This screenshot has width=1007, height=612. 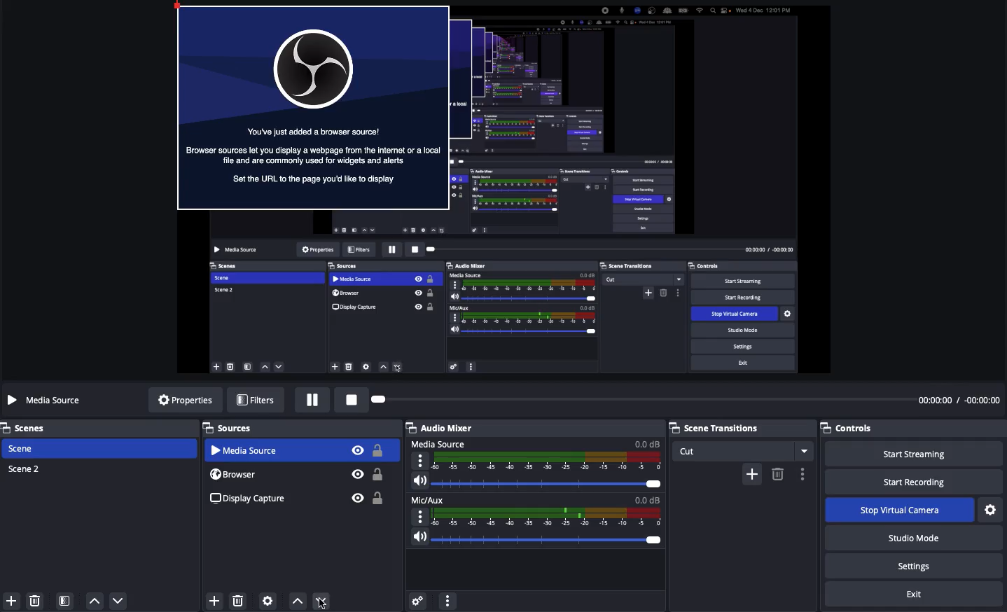 What do you see at coordinates (452, 600) in the screenshot?
I see `More` at bounding box center [452, 600].